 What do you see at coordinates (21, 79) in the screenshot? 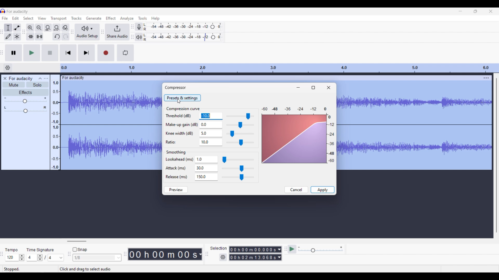
I see `For audacity` at bounding box center [21, 79].